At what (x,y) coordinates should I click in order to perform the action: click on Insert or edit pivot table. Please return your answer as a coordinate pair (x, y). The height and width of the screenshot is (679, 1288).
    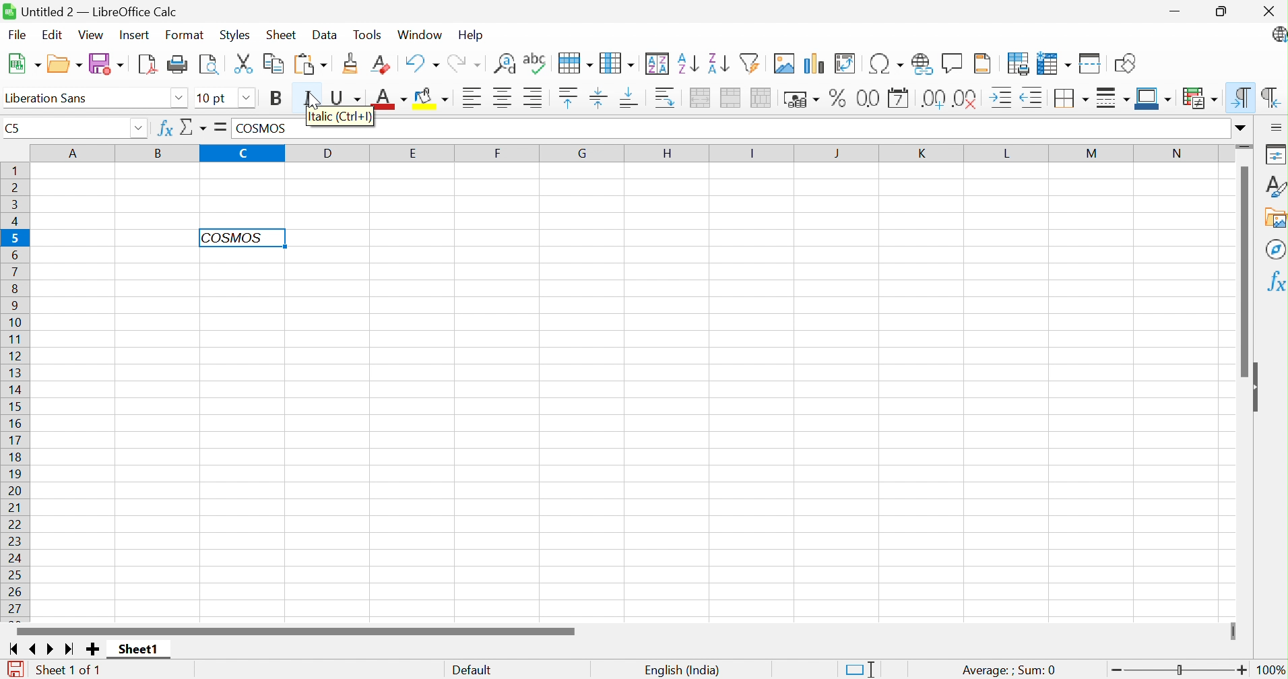
    Looking at the image, I should click on (845, 63).